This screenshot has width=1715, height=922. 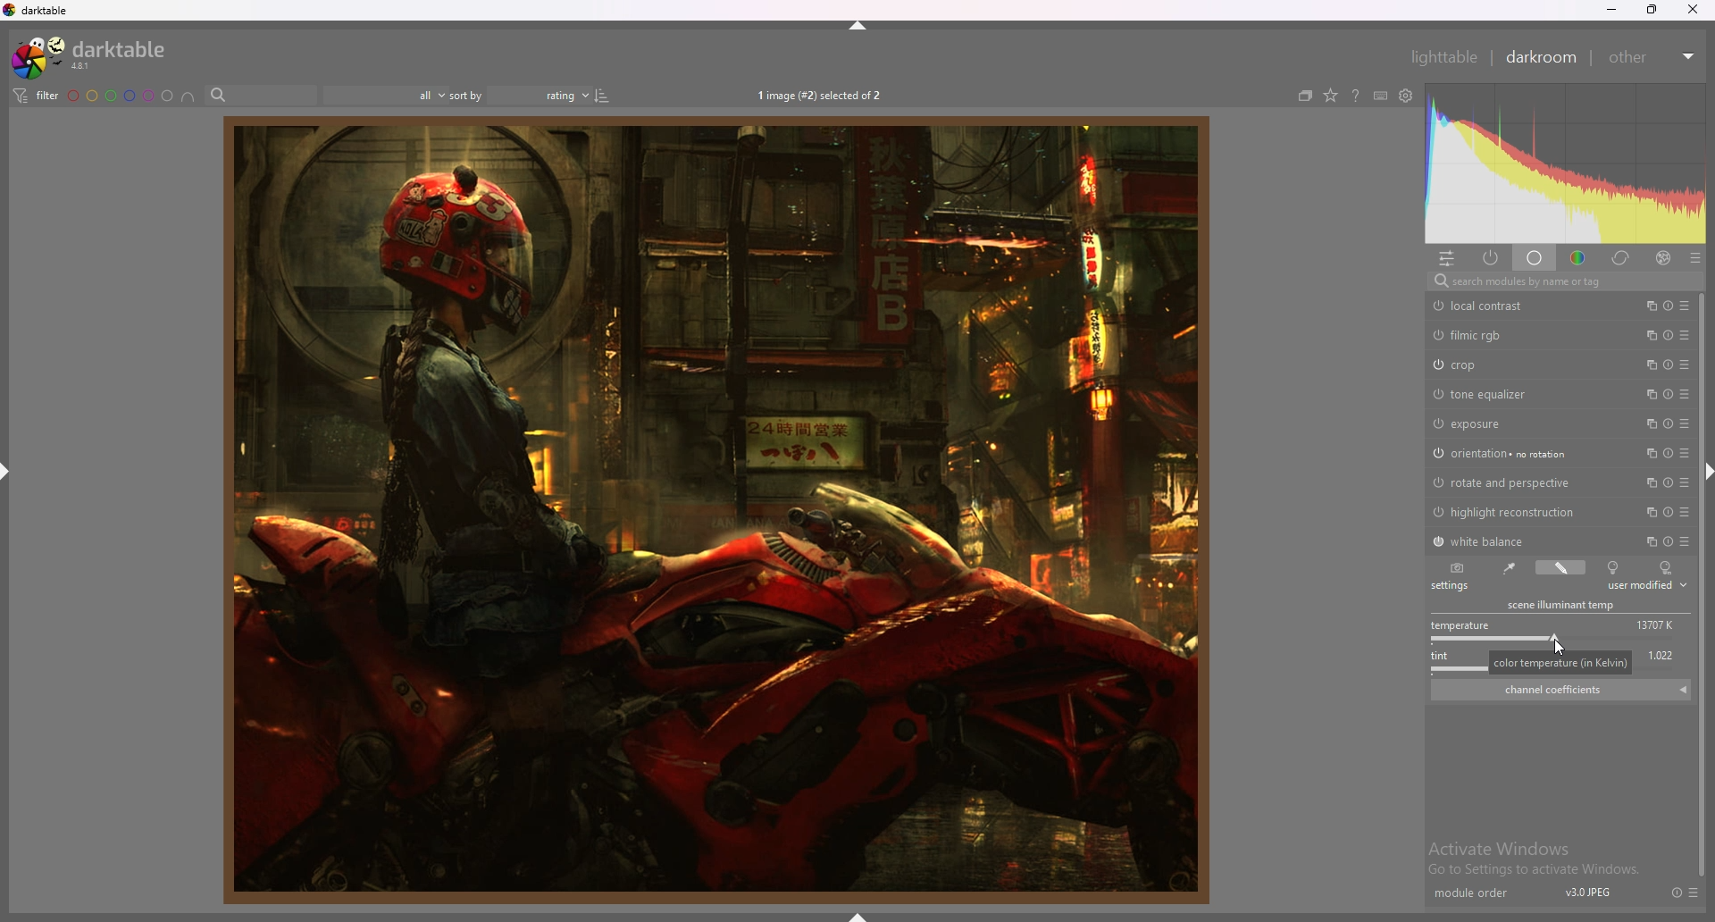 I want to click on quick access panel, so click(x=1446, y=258).